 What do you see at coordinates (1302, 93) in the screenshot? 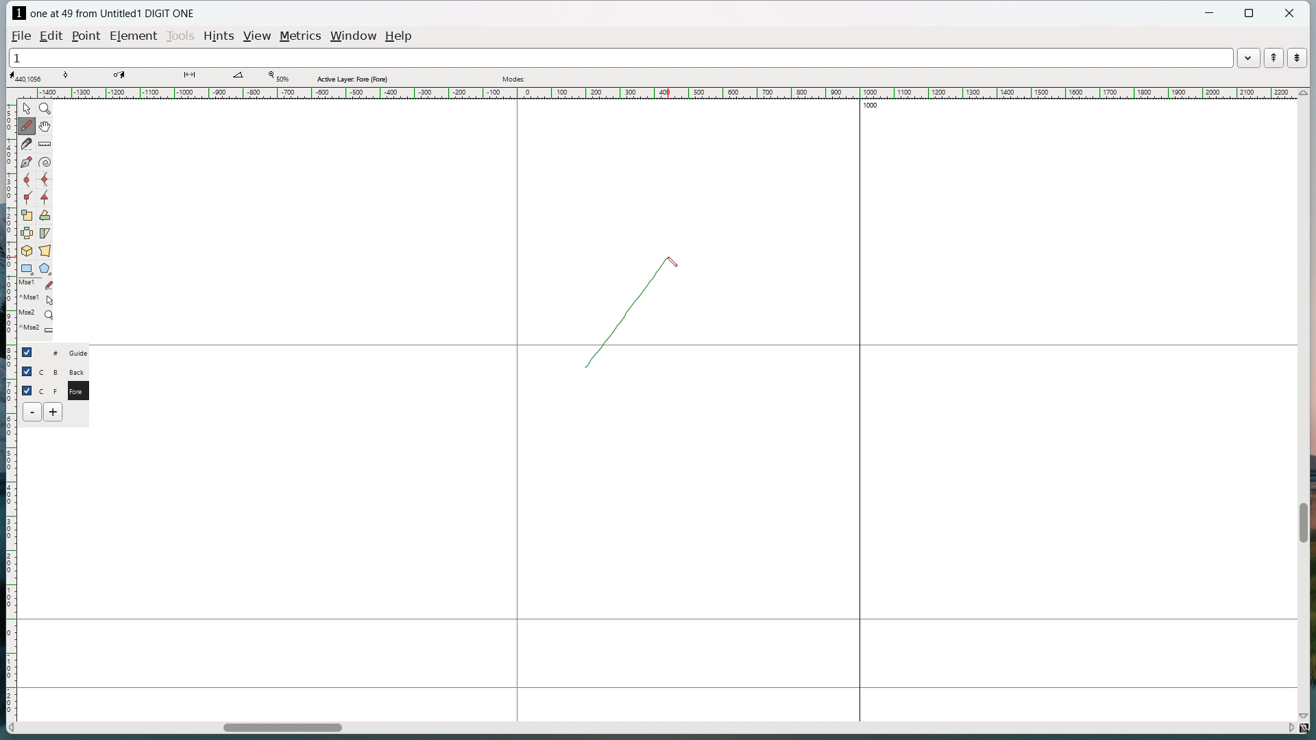
I see `scroll up` at bounding box center [1302, 93].